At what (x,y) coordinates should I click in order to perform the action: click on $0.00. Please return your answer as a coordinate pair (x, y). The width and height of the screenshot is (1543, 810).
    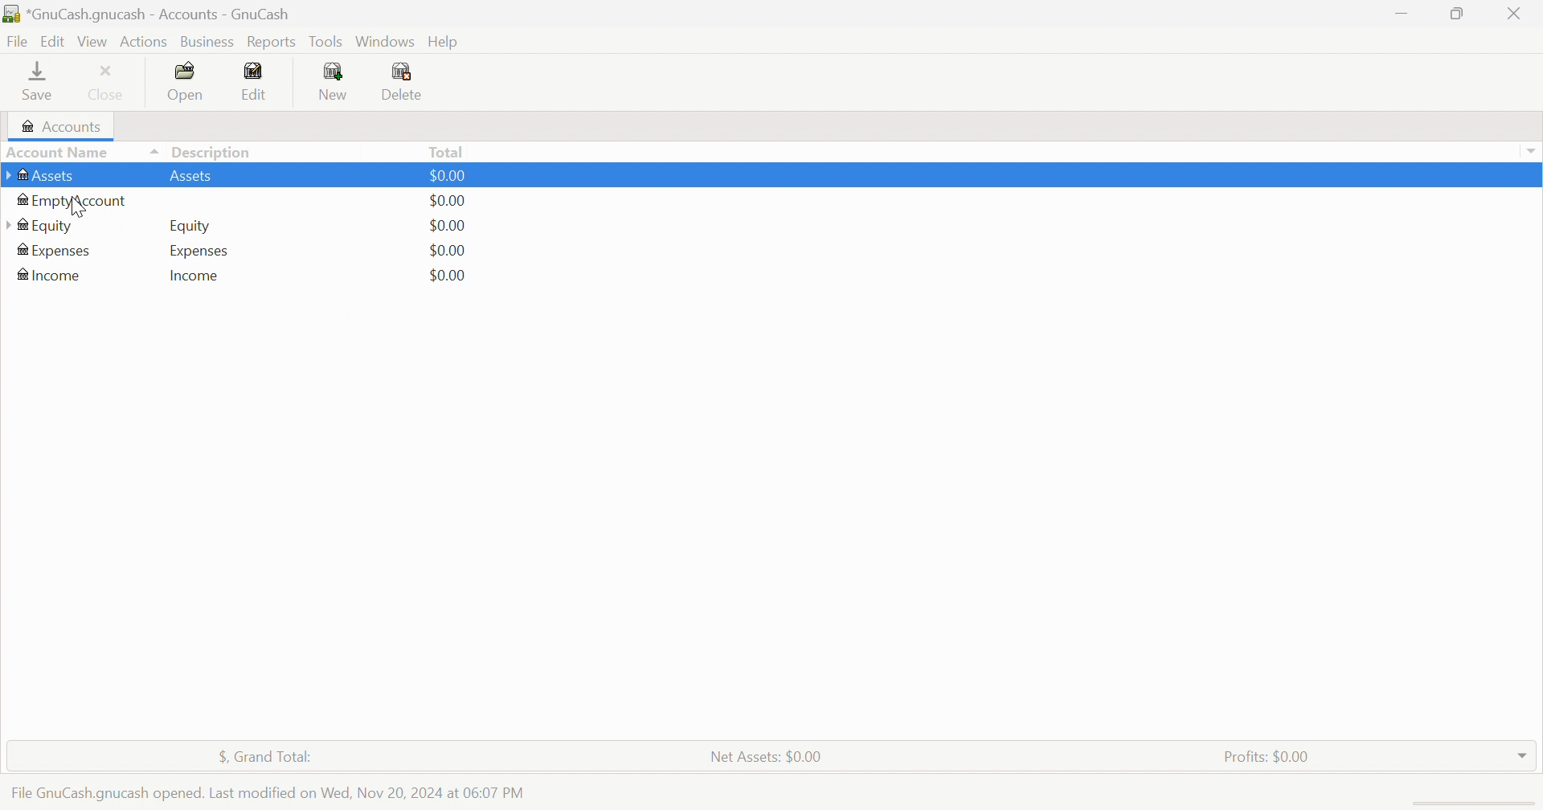
    Looking at the image, I should click on (449, 177).